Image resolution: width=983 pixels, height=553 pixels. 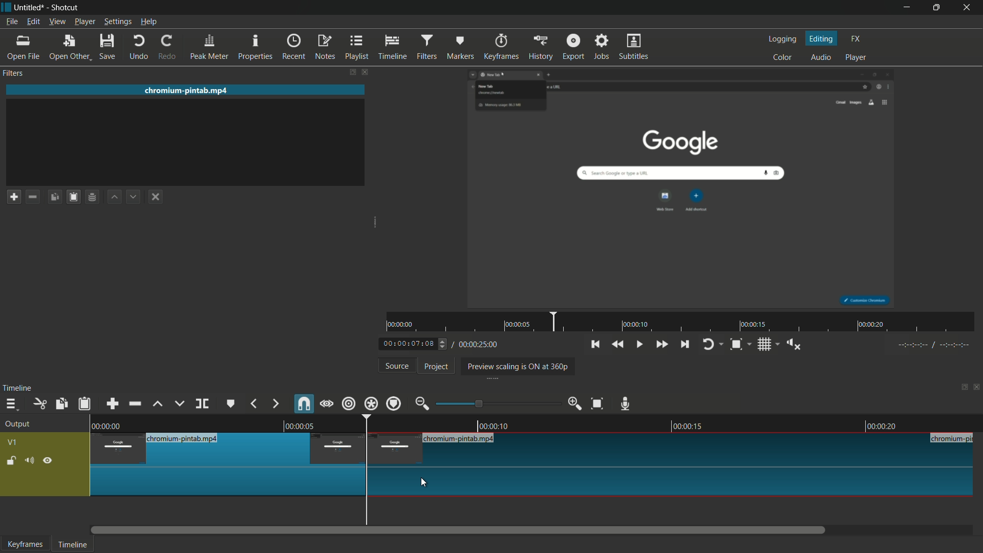 I want to click on notes, so click(x=325, y=47).